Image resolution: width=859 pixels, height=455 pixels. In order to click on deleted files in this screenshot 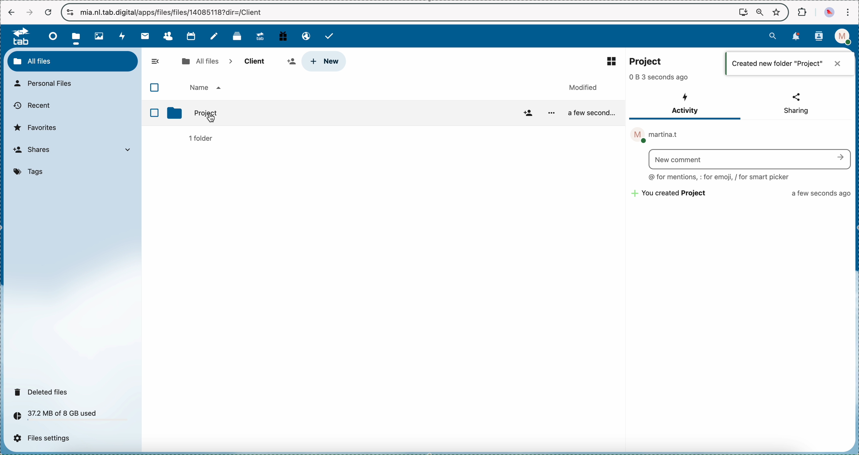, I will do `click(43, 392)`.